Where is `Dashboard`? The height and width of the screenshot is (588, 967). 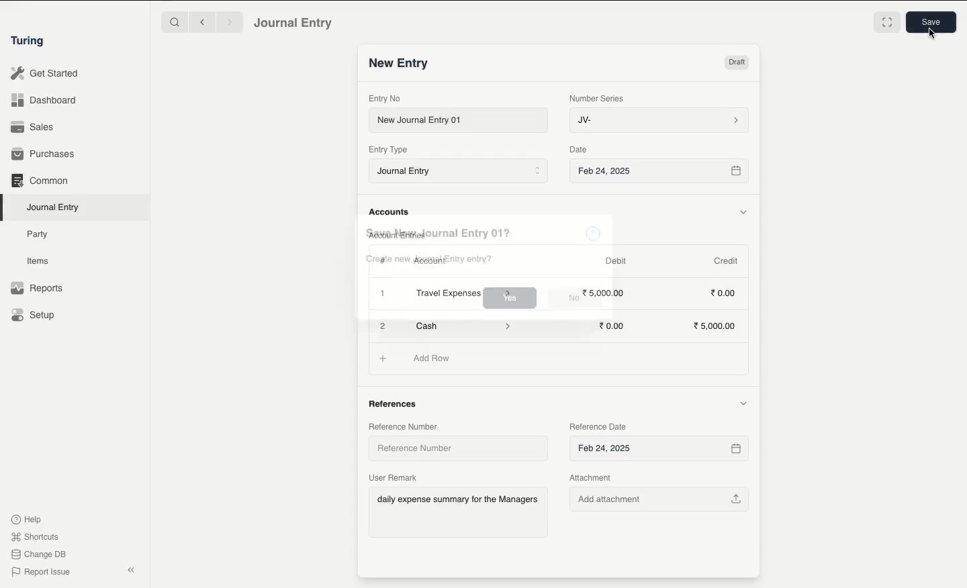
Dashboard is located at coordinates (44, 101).